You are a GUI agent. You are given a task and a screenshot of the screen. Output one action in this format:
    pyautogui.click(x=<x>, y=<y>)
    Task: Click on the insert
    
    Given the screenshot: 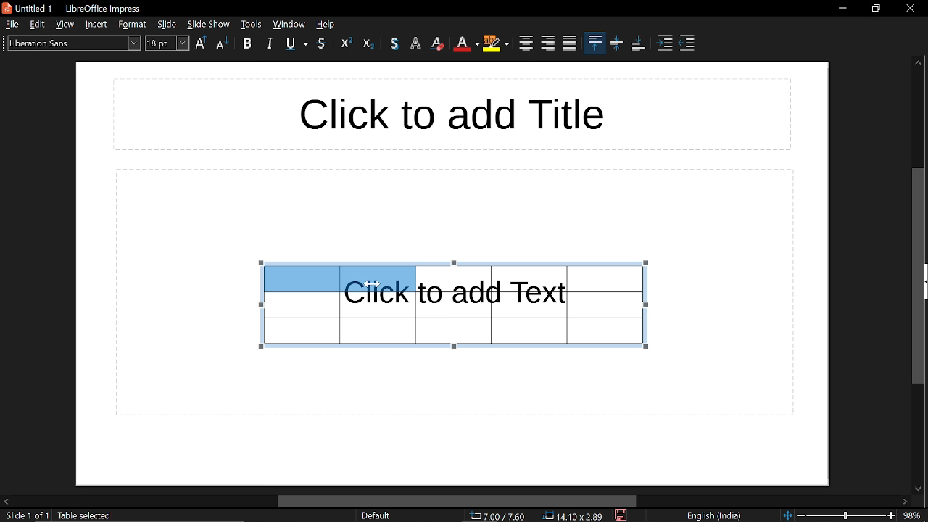 What is the action you would take?
    pyautogui.click(x=97, y=24)
    